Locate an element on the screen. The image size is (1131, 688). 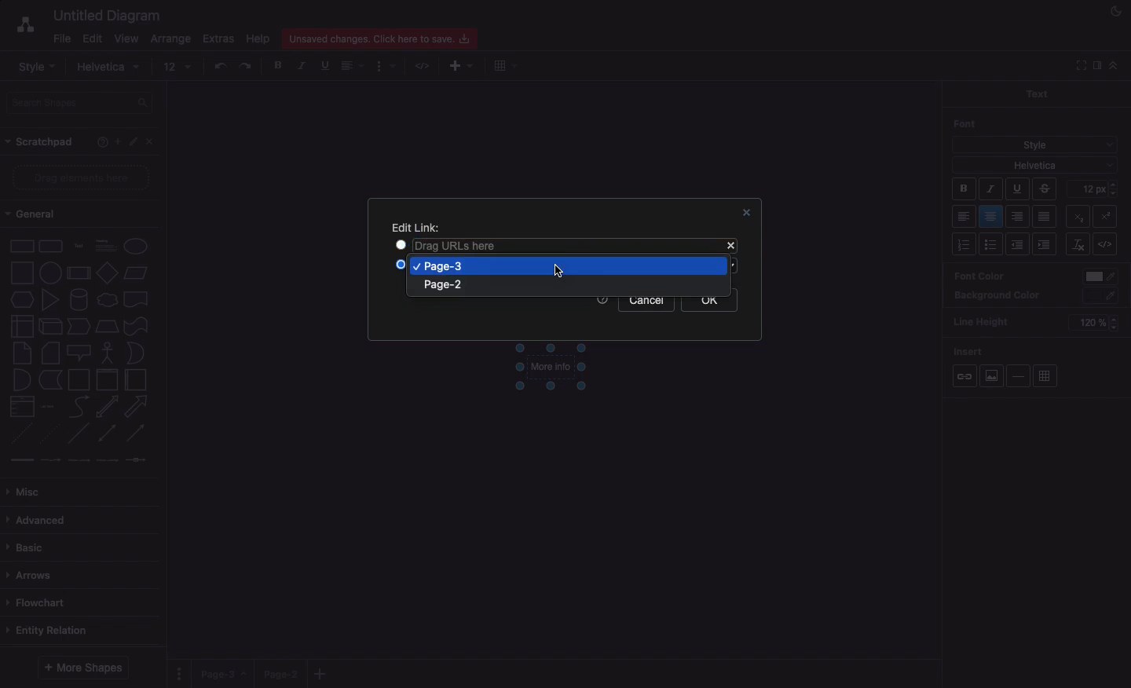
list item is located at coordinates (48, 407).